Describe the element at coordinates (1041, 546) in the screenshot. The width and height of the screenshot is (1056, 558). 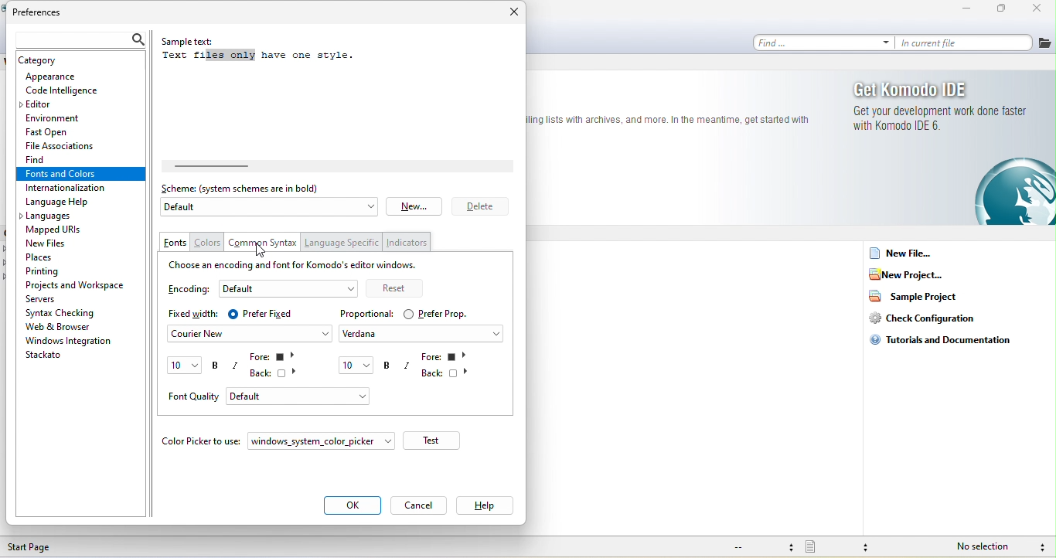
I see `syntax checking` at that location.